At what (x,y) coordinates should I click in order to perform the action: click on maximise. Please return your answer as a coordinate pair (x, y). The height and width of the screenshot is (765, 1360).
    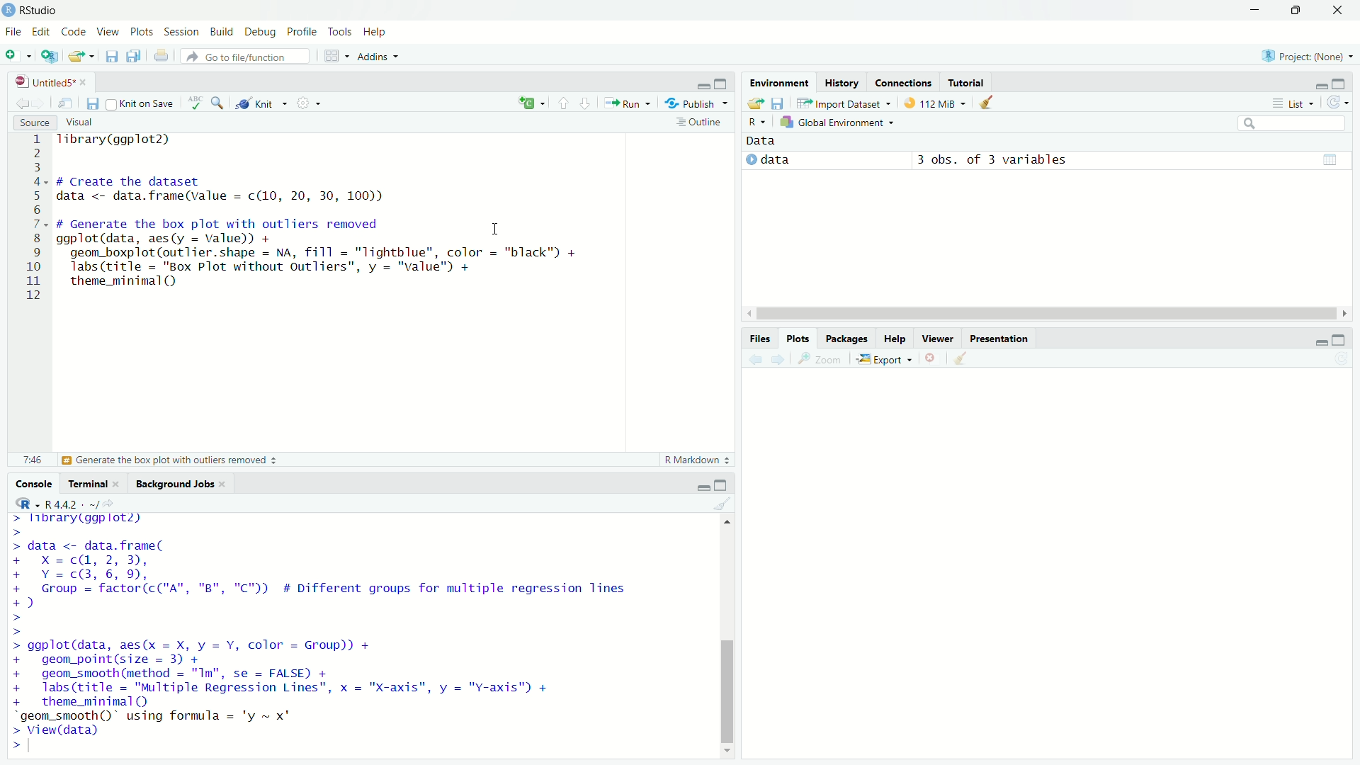
    Looking at the image, I should click on (725, 482).